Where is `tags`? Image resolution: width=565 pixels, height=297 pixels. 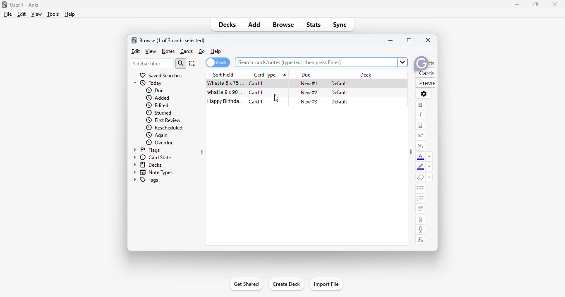
tags is located at coordinates (146, 180).